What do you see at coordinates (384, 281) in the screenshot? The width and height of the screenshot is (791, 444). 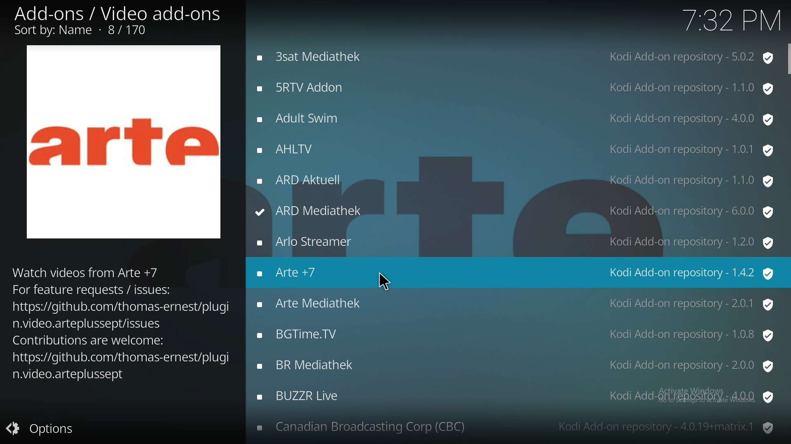 I see `cursor` at bounding box center [384, 281].